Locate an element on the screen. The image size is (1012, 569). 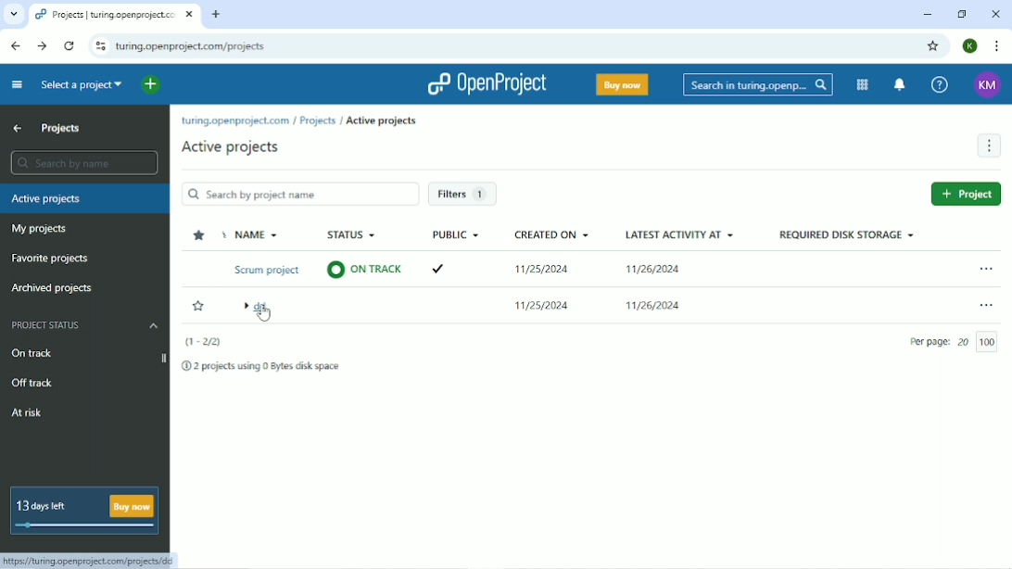
Public is located at coordinates (455, 235).